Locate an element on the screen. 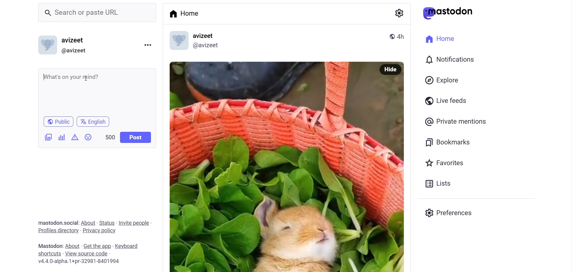 The height and width of the screenshot is (272, 572). cursor is located at coordinates (85, 78).